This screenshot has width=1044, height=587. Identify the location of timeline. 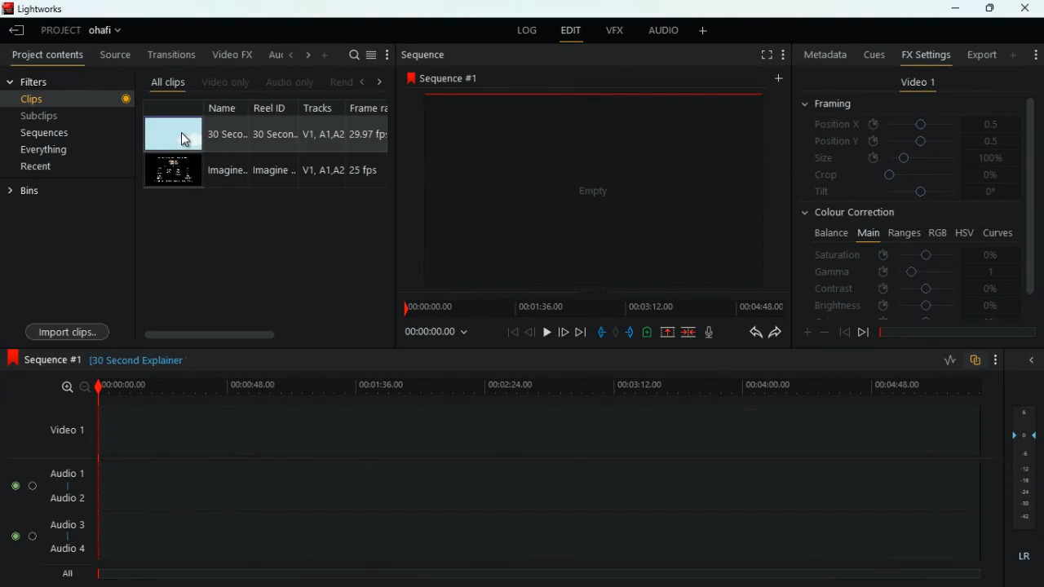
(534, 386).